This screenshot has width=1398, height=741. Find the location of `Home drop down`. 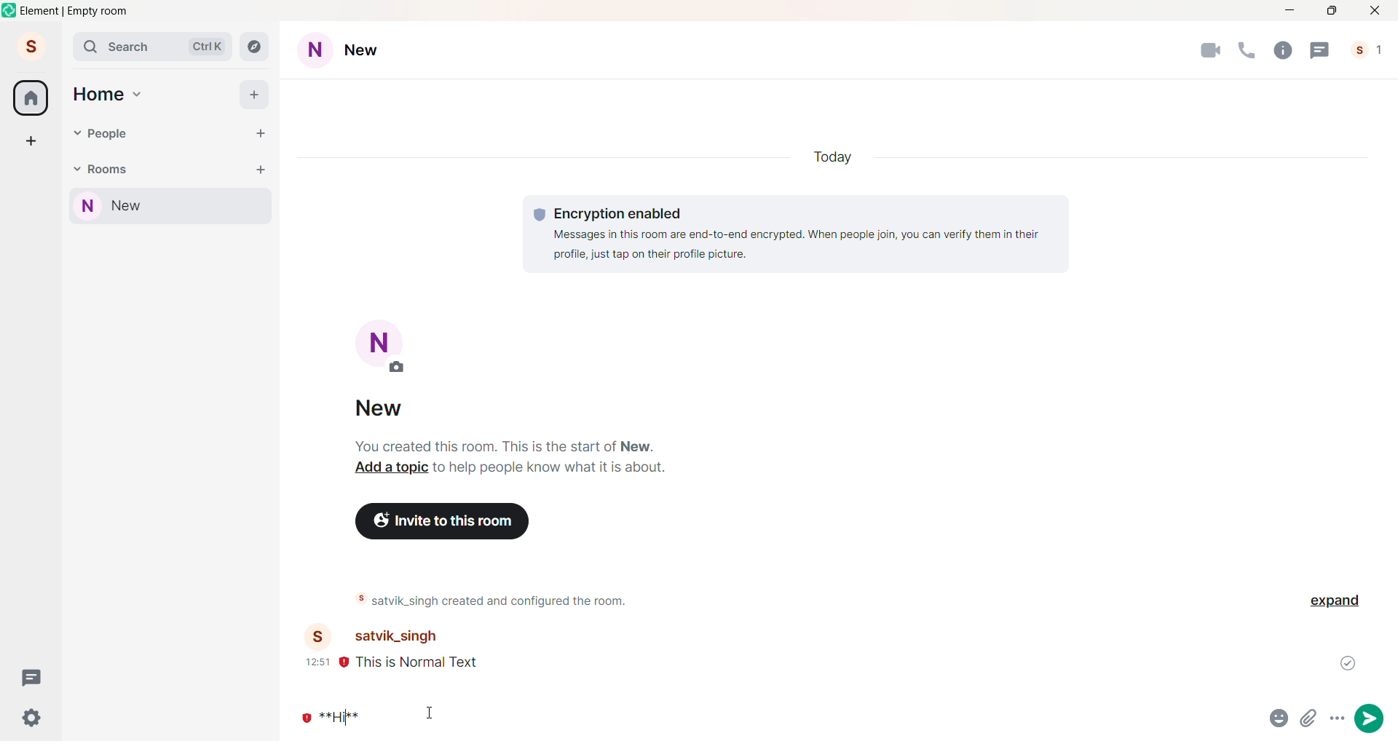

Home drop down is located at coordinates (139, 92).